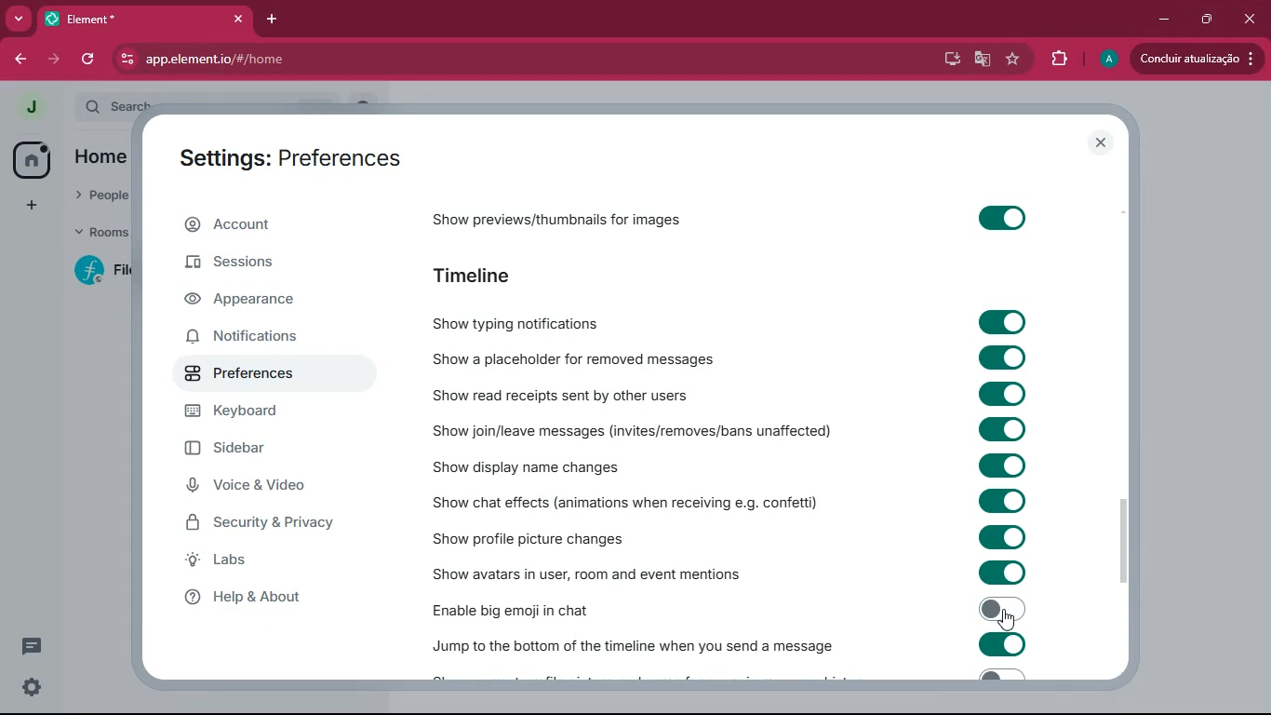  What do you see at coordinates (1250, 18) in the screenshot?
I see `close` at bounding box center [1250, 18].